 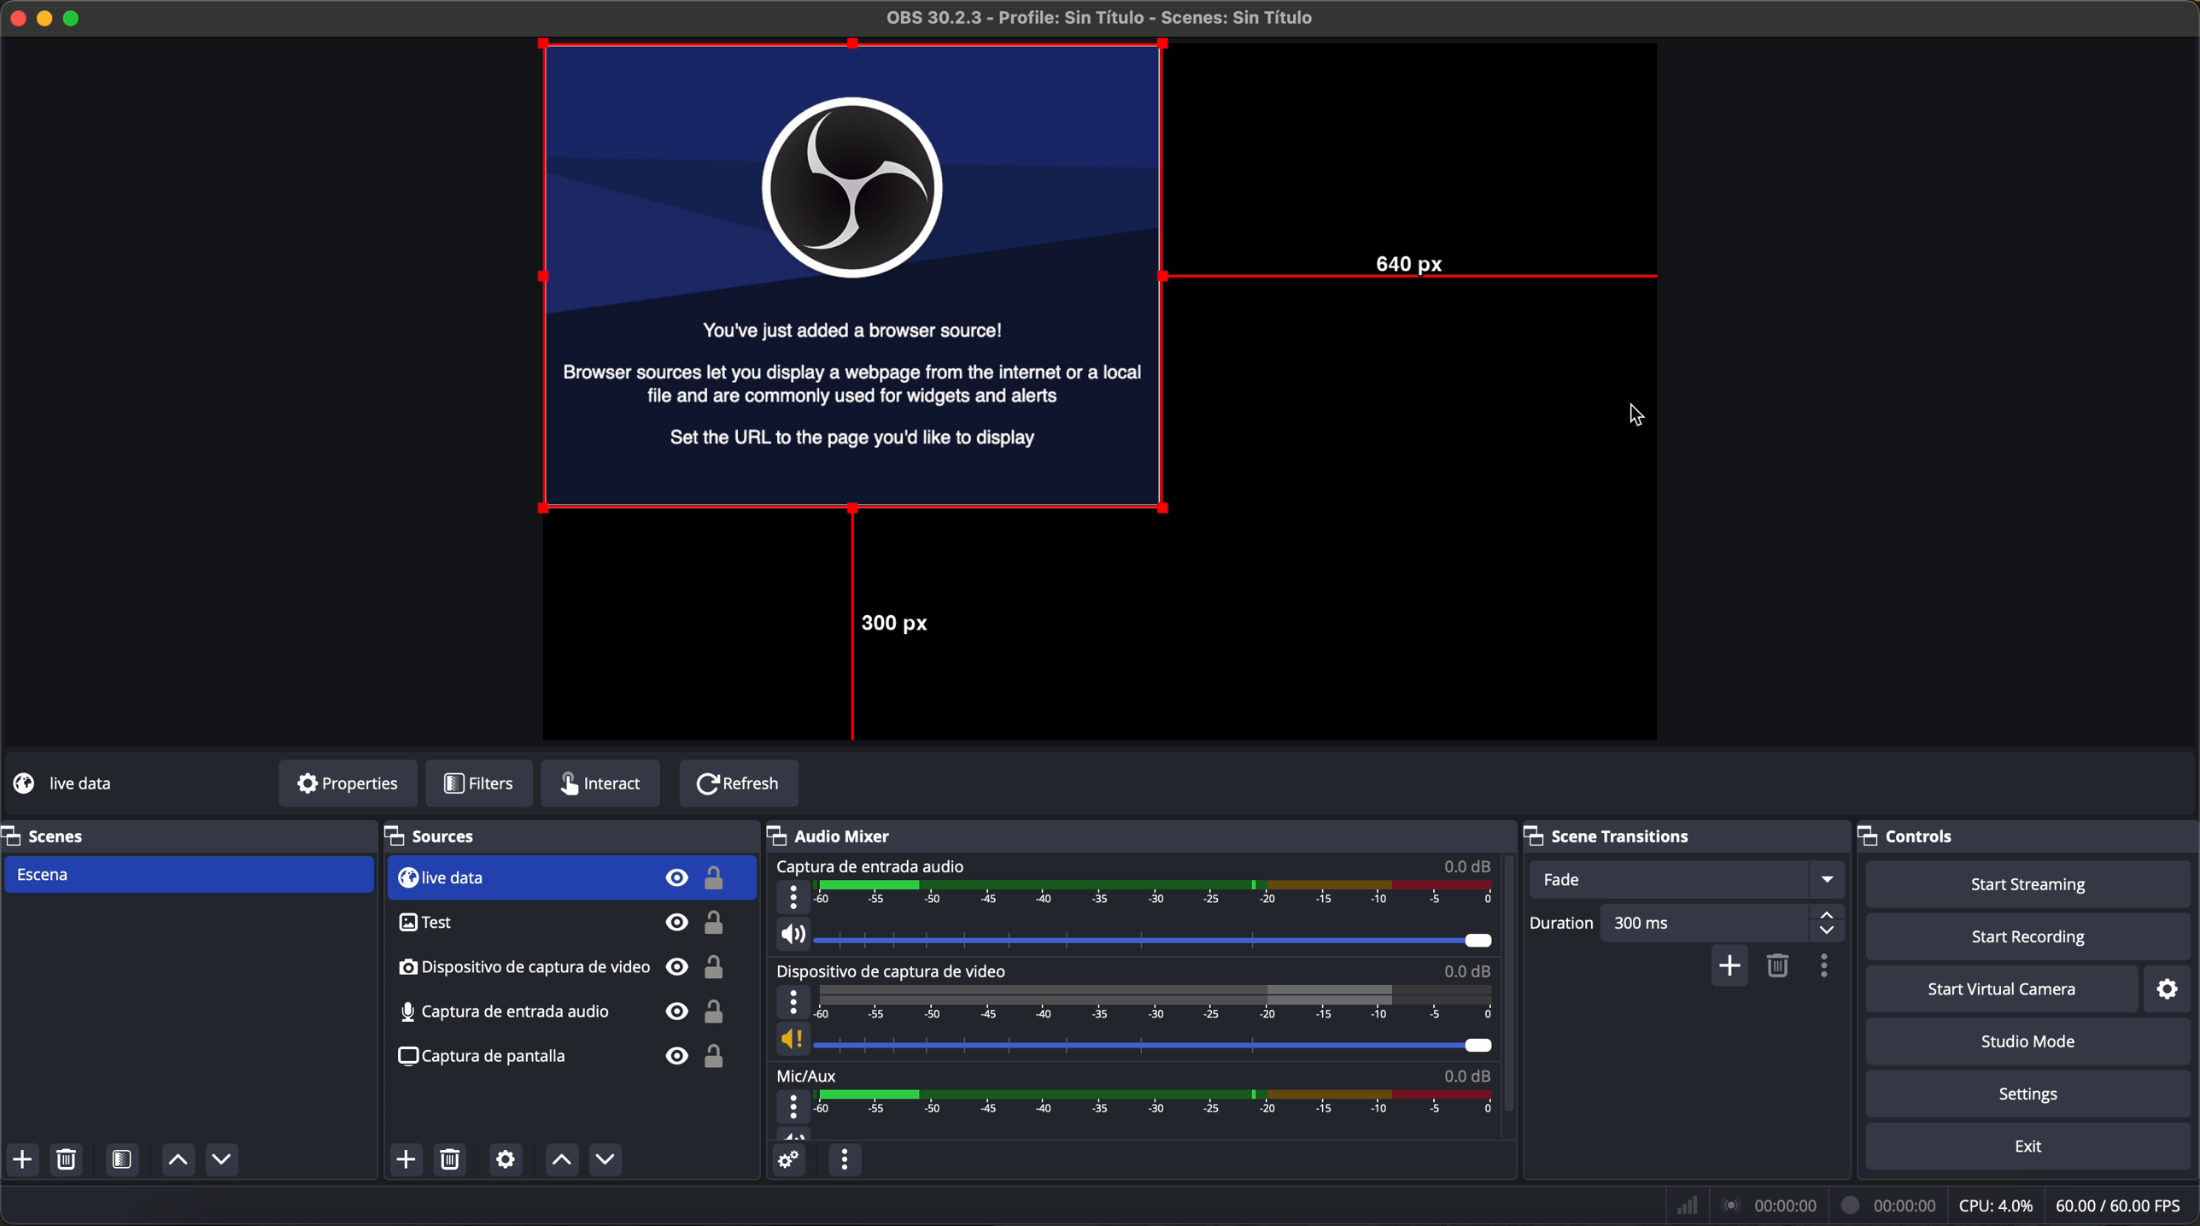 What do you see at coordinates (791, 898) in the screenshot?
I see `more options` at bounding box center [791, 898].